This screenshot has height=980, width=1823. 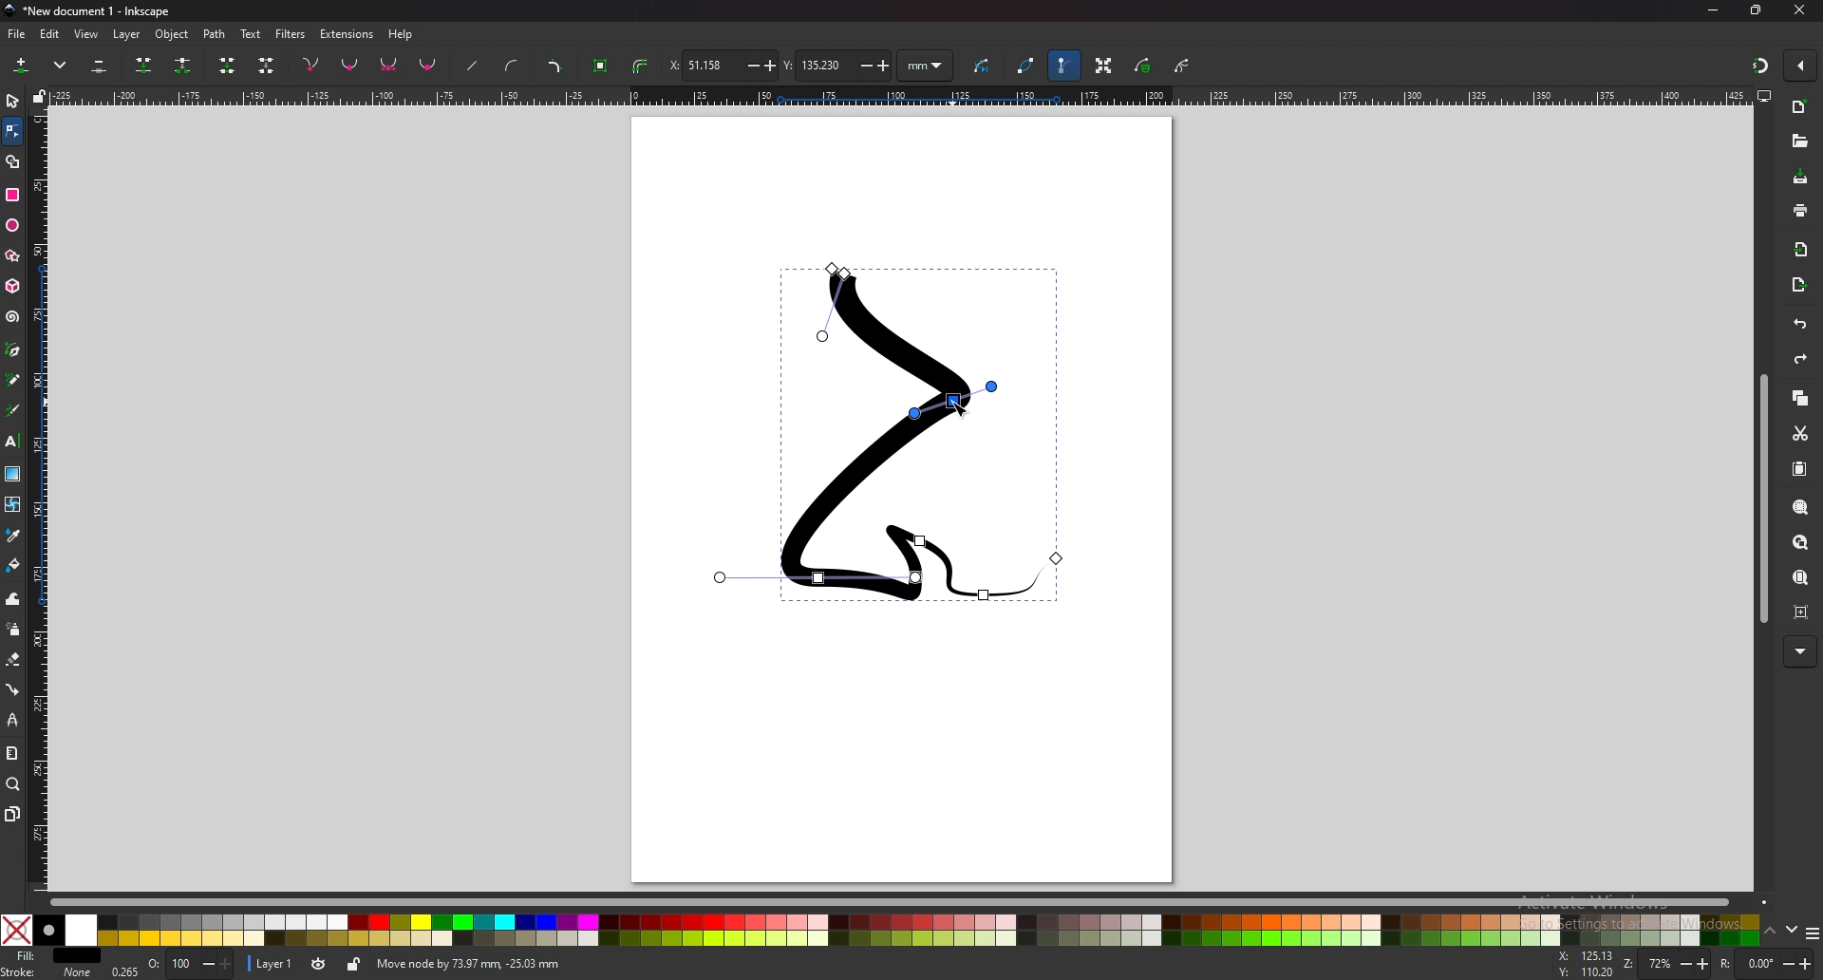 What do you see at coordinates (1767, 963) in the screenshot?
I see `rotation` at bounding box center [1767, 963].